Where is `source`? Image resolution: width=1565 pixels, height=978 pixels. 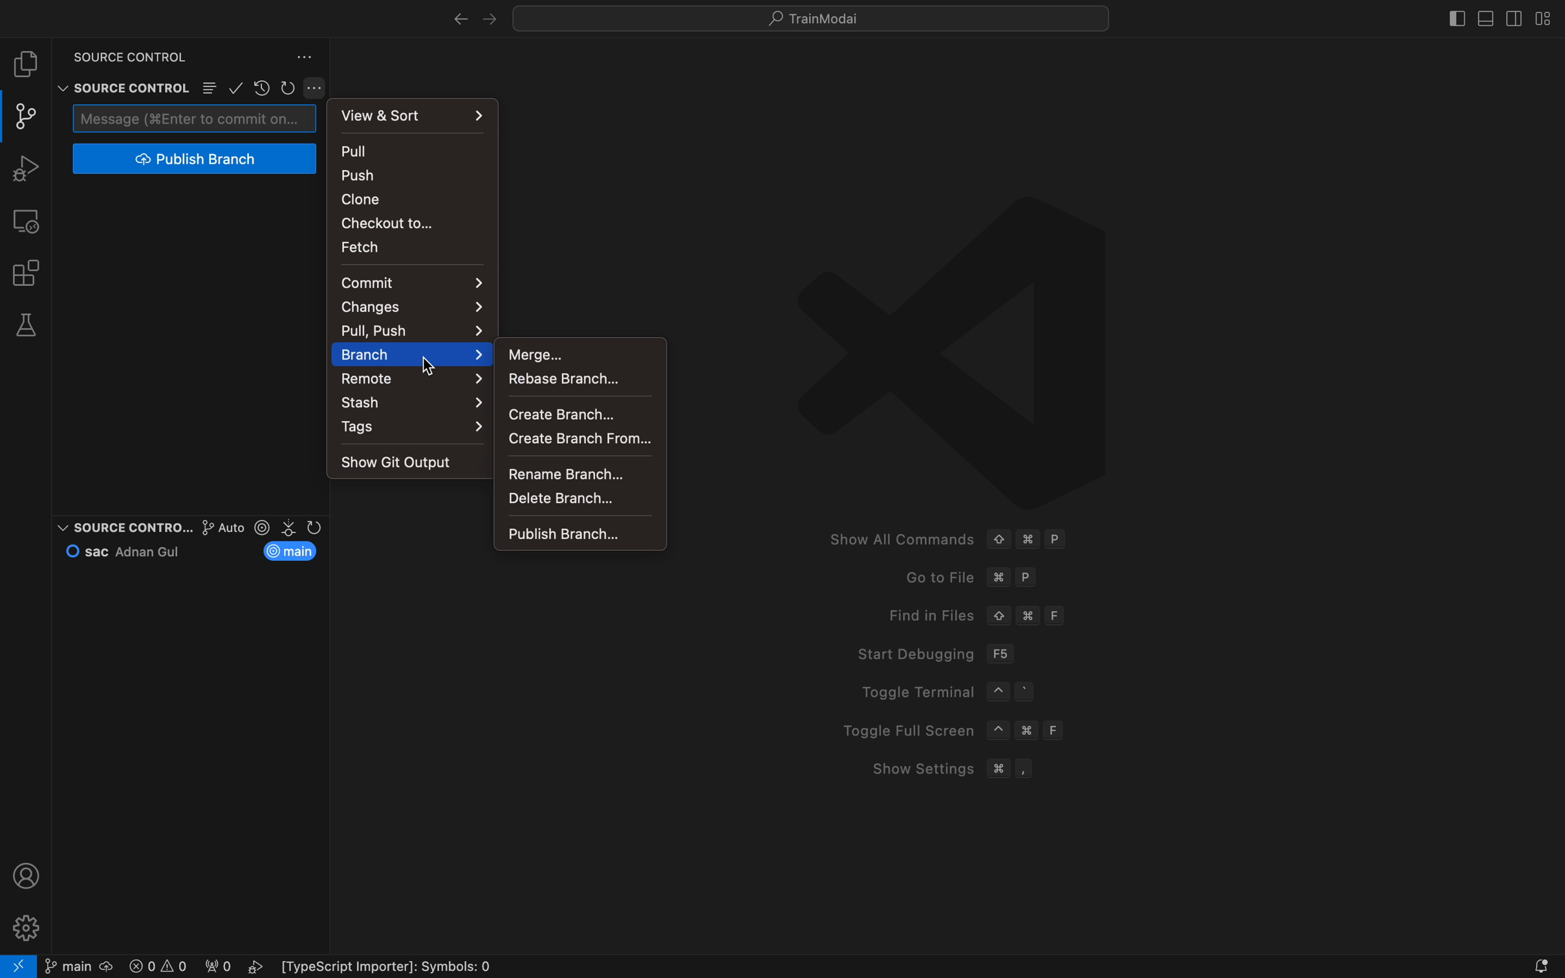 source is located at coordinates (123, 523).